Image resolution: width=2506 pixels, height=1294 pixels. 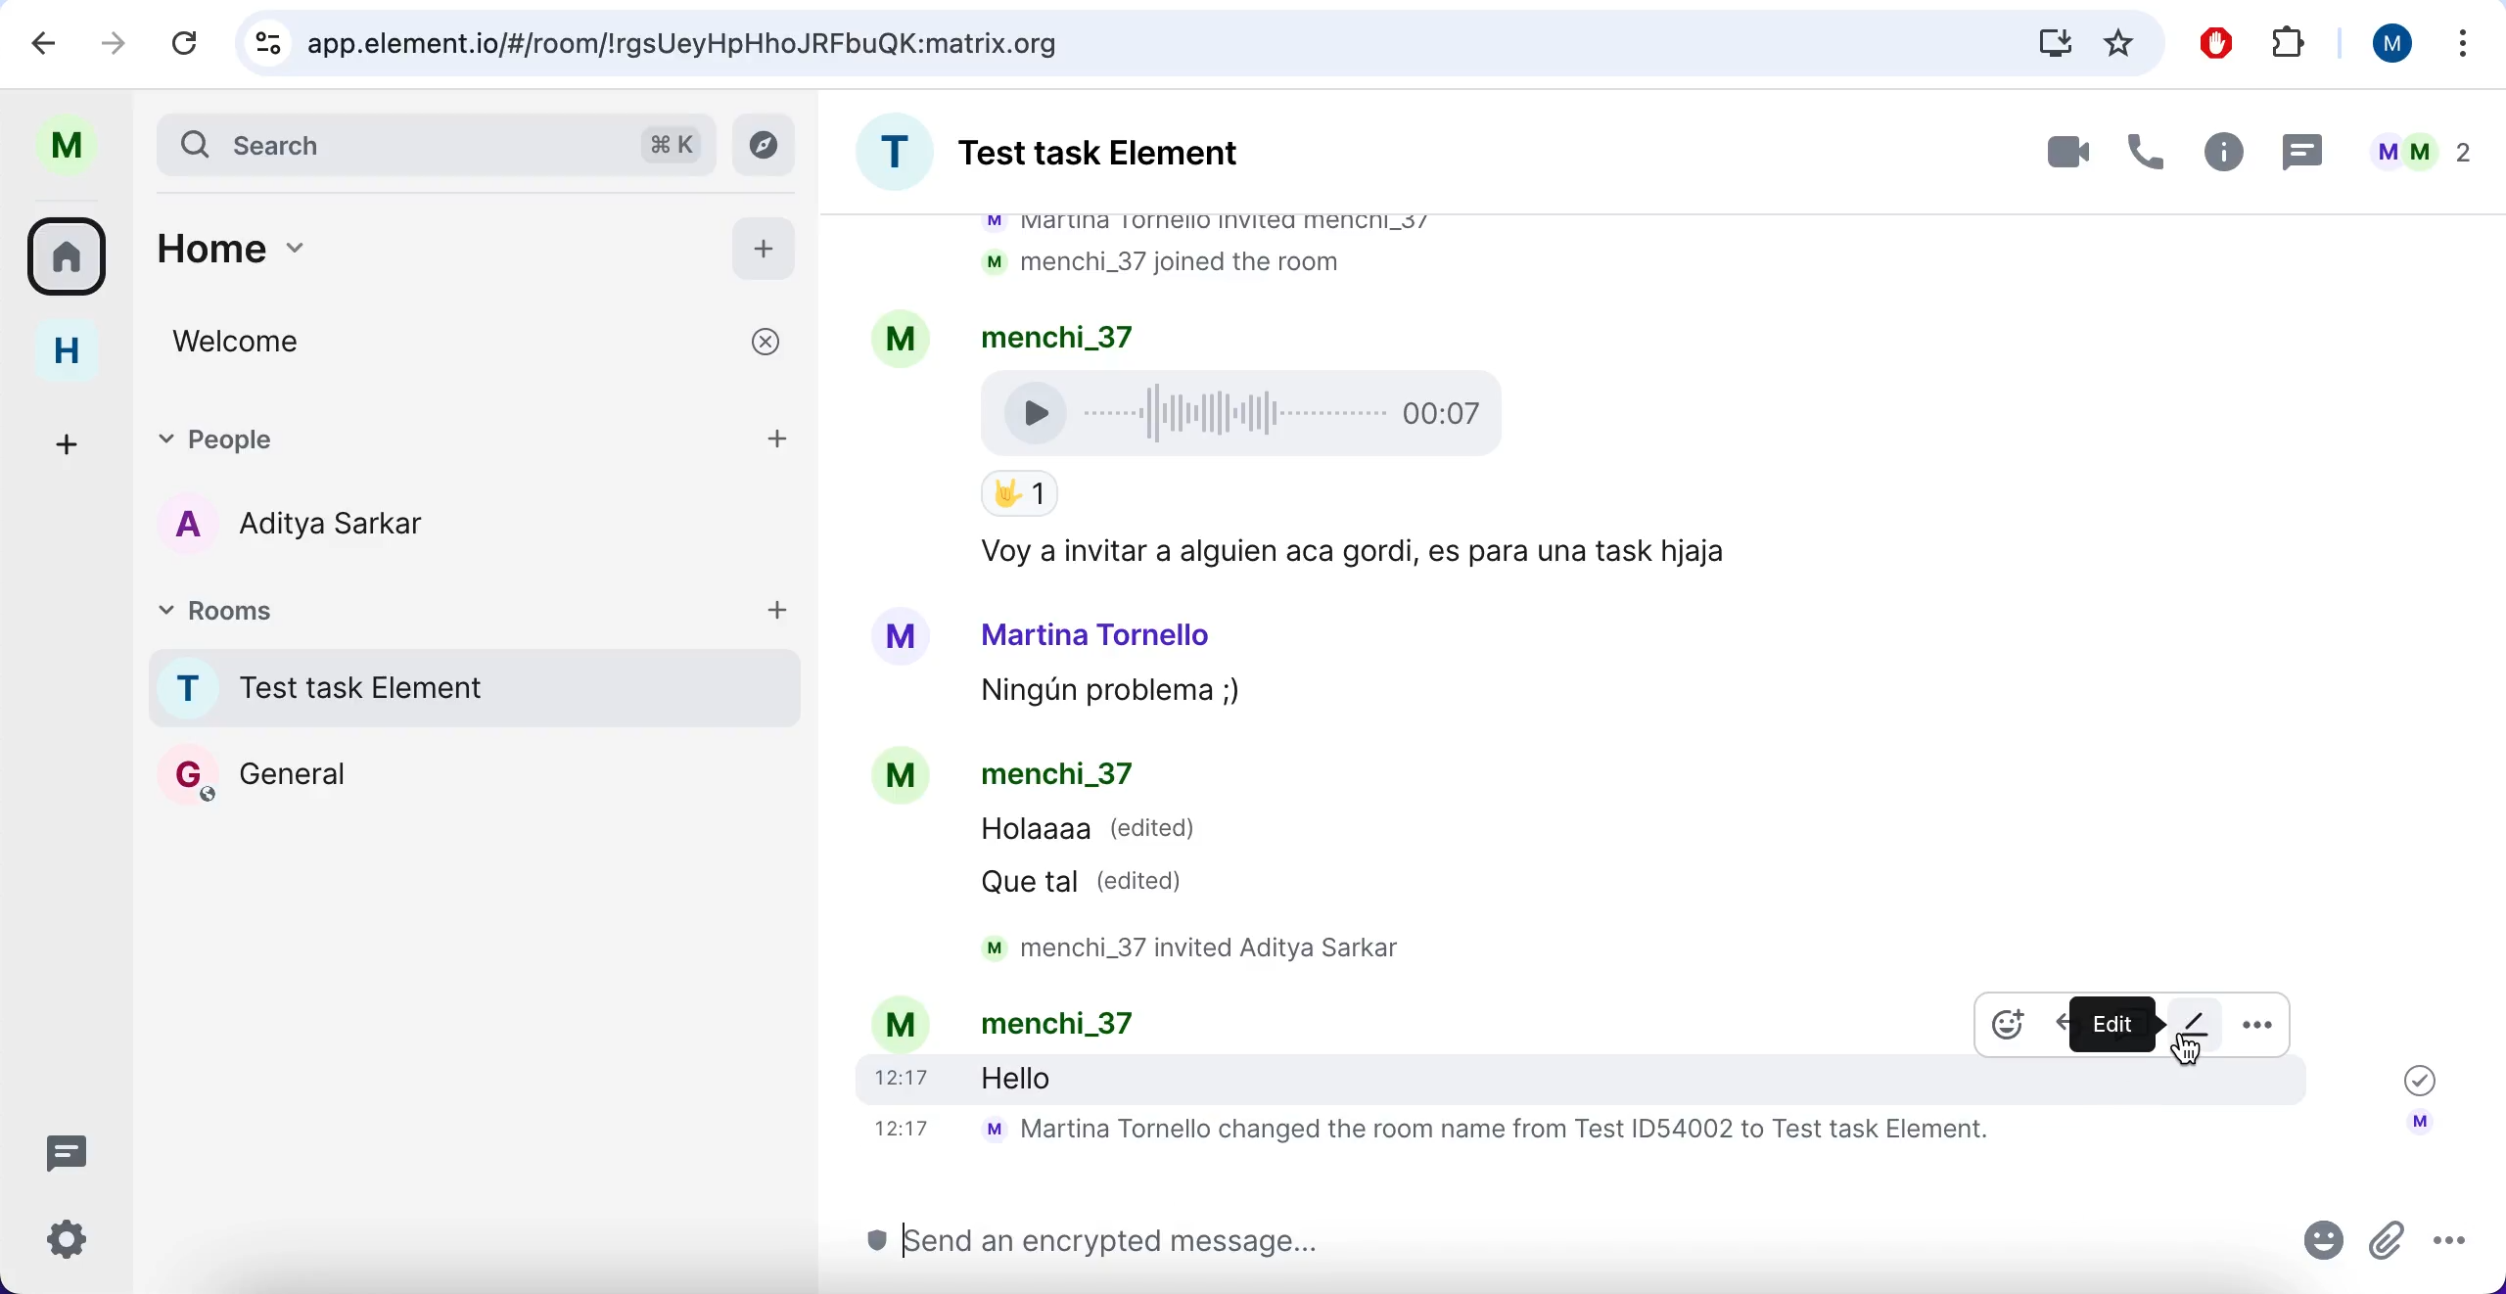 What do you see at coordinates (2187, 1049) in the screenshot?
I see `cursor` at bounding box center [2187, 1049].